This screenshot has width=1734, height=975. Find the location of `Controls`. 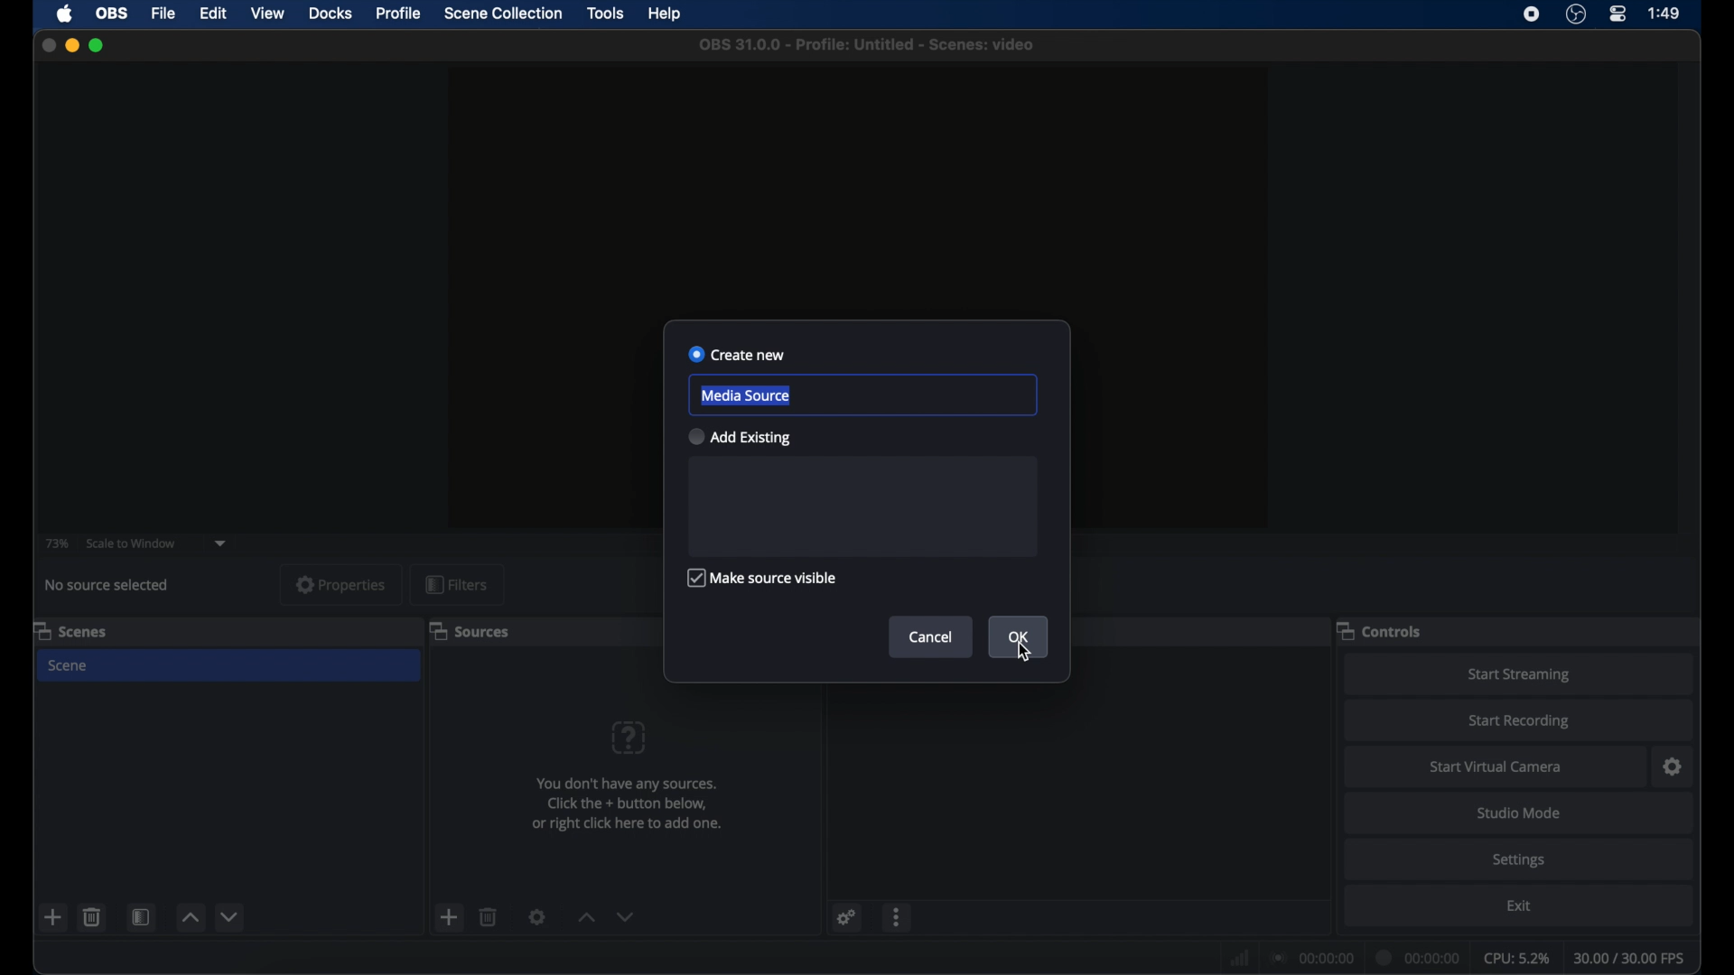

Controls is located at coordinates (1384, 632).